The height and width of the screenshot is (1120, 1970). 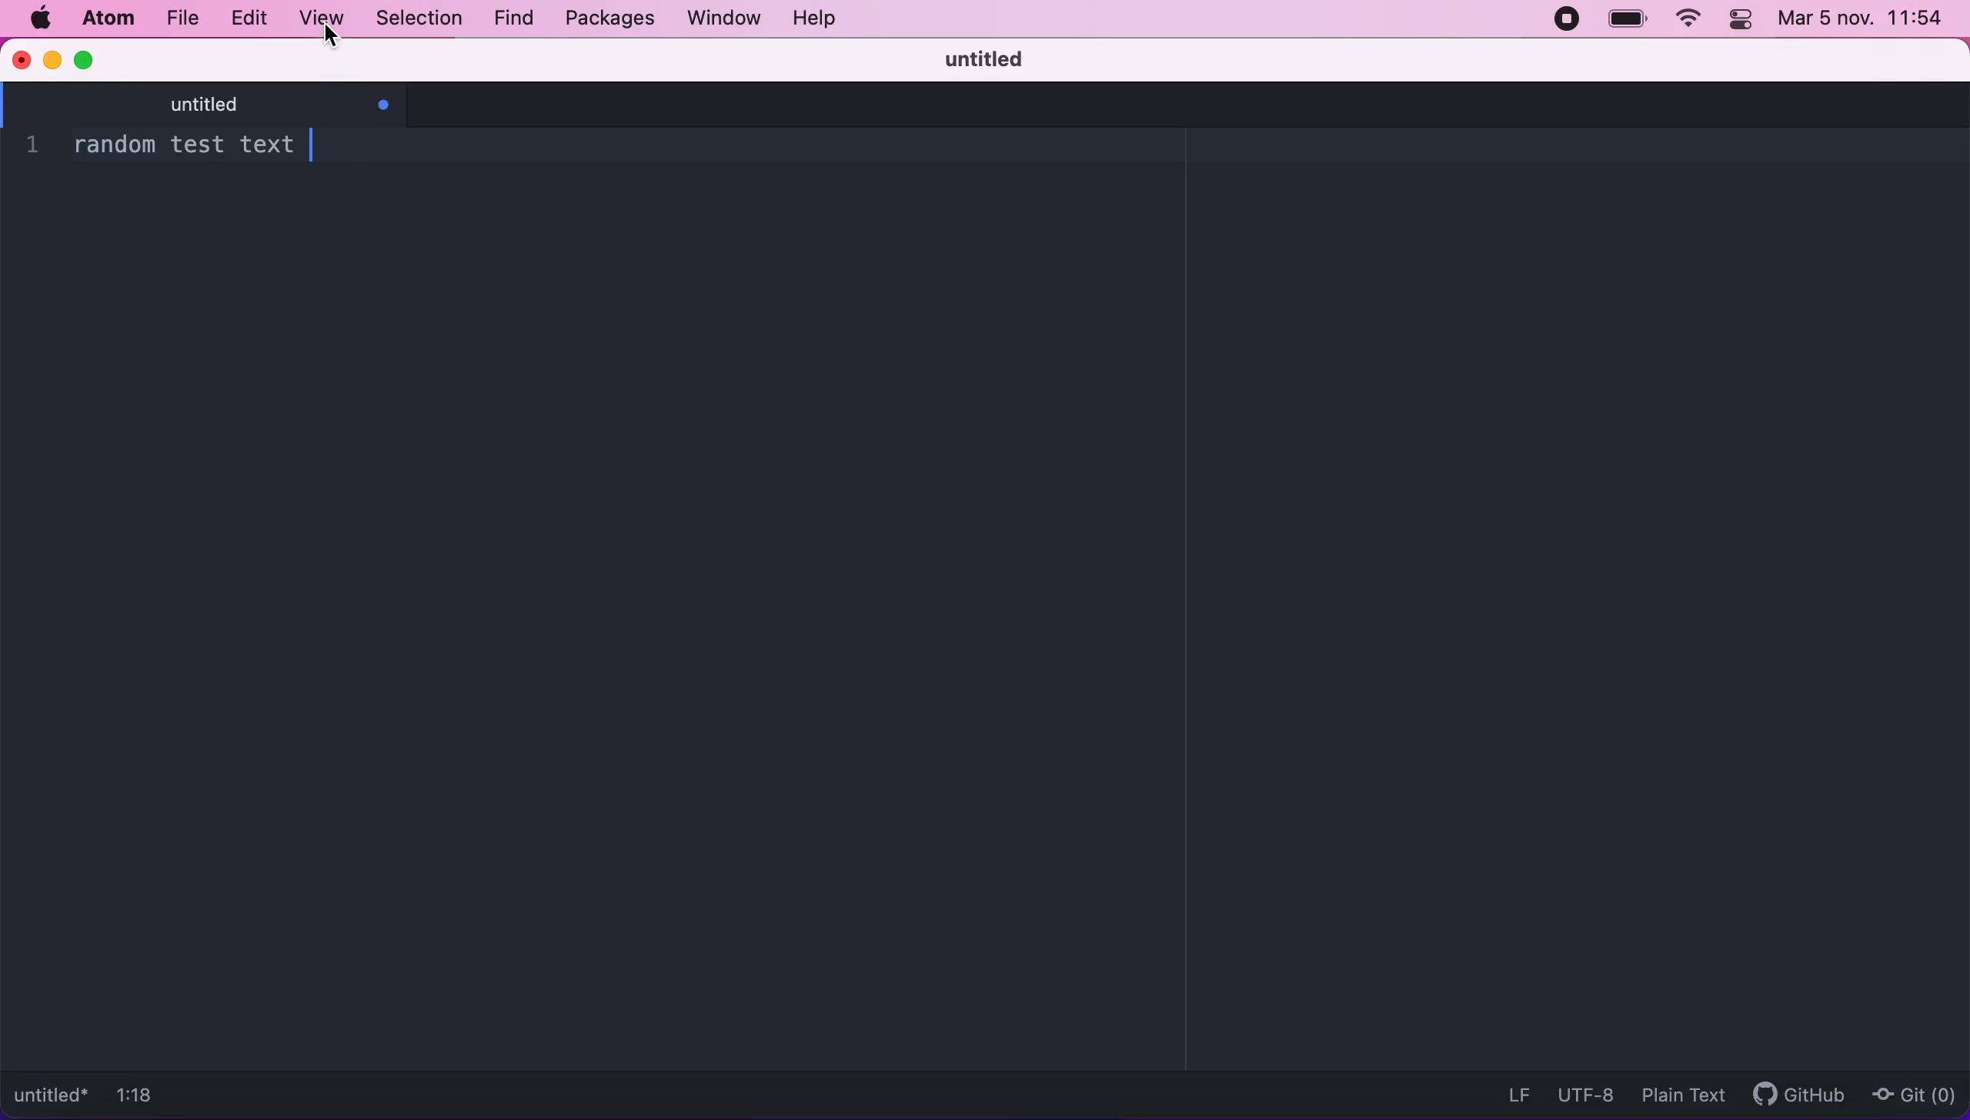 I want to click on window, so click(x=718, y=20).